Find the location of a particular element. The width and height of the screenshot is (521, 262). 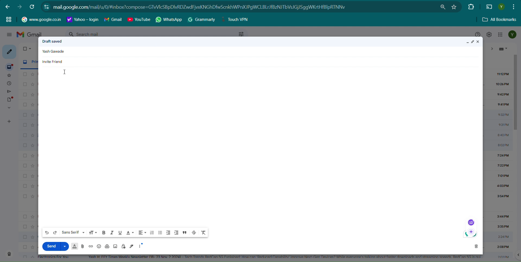

Profile is located at coordinates (501, 7).